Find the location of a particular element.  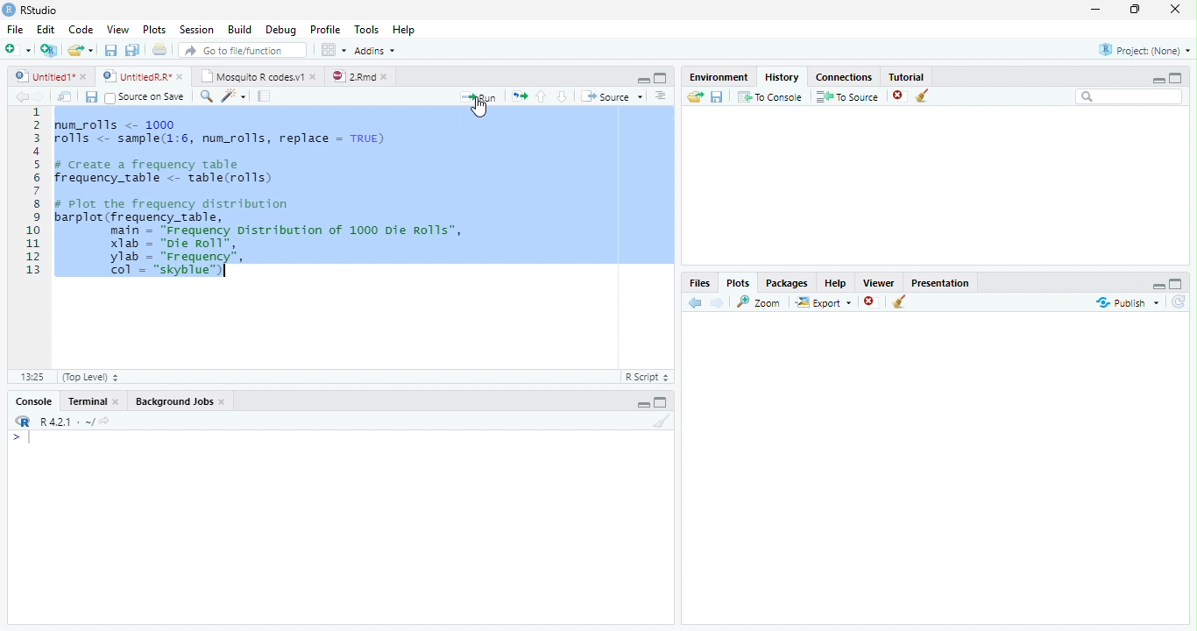

©) 28md is located at coordinates (359, 76).